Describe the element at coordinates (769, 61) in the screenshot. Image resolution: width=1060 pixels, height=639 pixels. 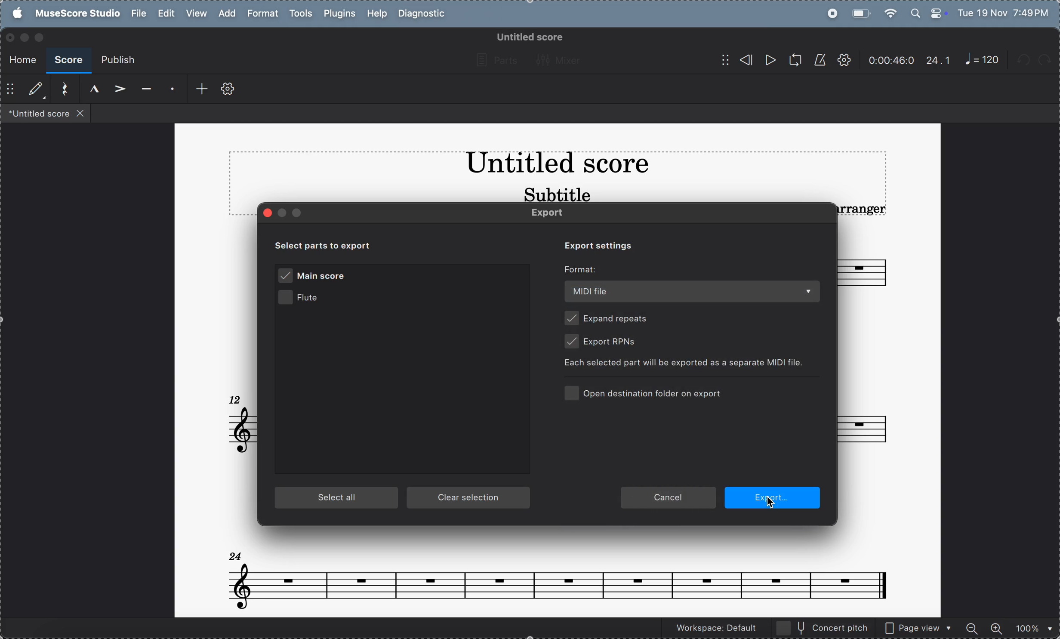
I see `play` at that location.